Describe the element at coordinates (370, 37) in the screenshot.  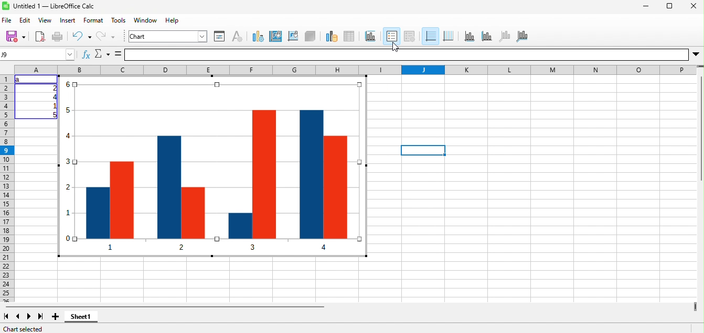
I see `title` at that location.